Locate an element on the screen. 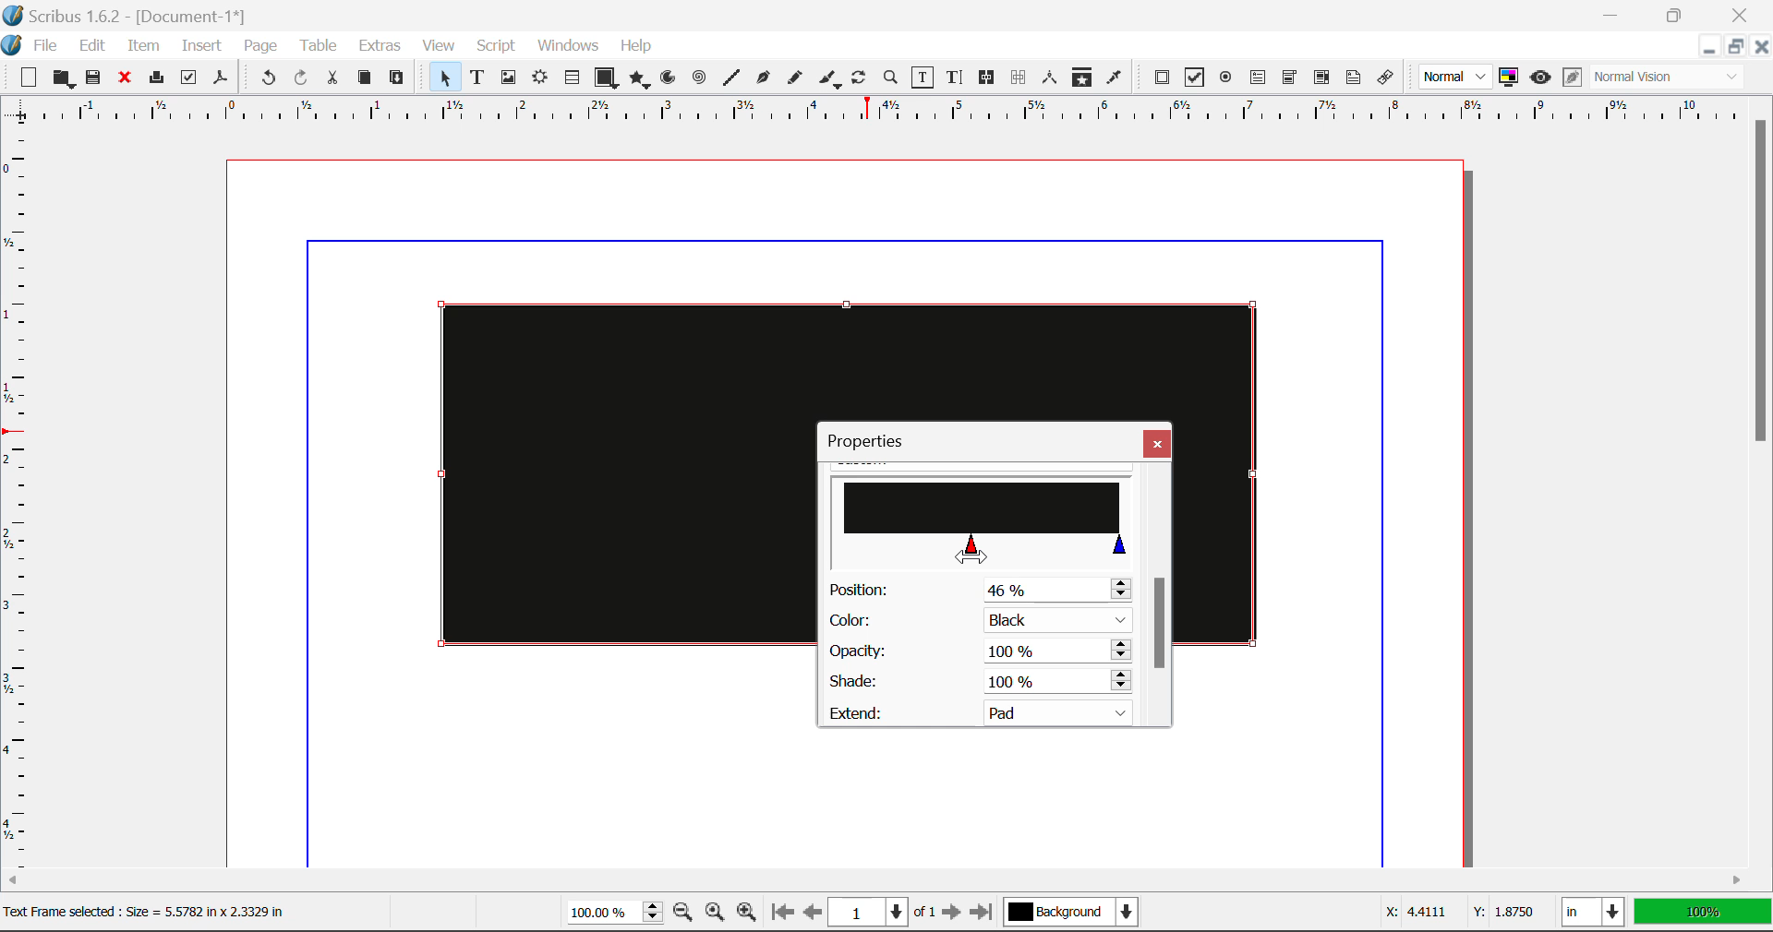 The width and height of the screenshot is (1773, 932). Select is located at coordinates (443, 78).